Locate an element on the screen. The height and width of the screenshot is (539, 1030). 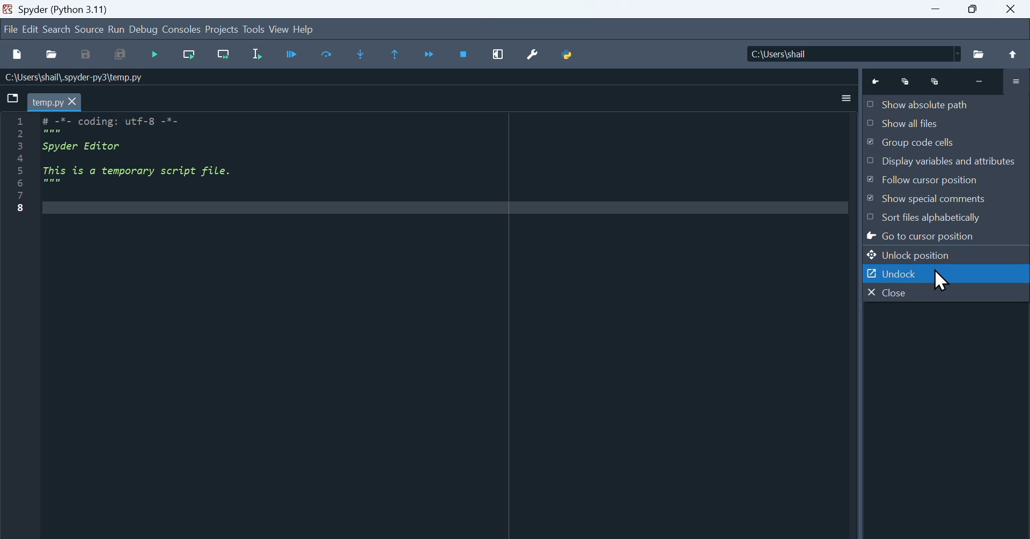
close is located at coordinates (1011, 10).